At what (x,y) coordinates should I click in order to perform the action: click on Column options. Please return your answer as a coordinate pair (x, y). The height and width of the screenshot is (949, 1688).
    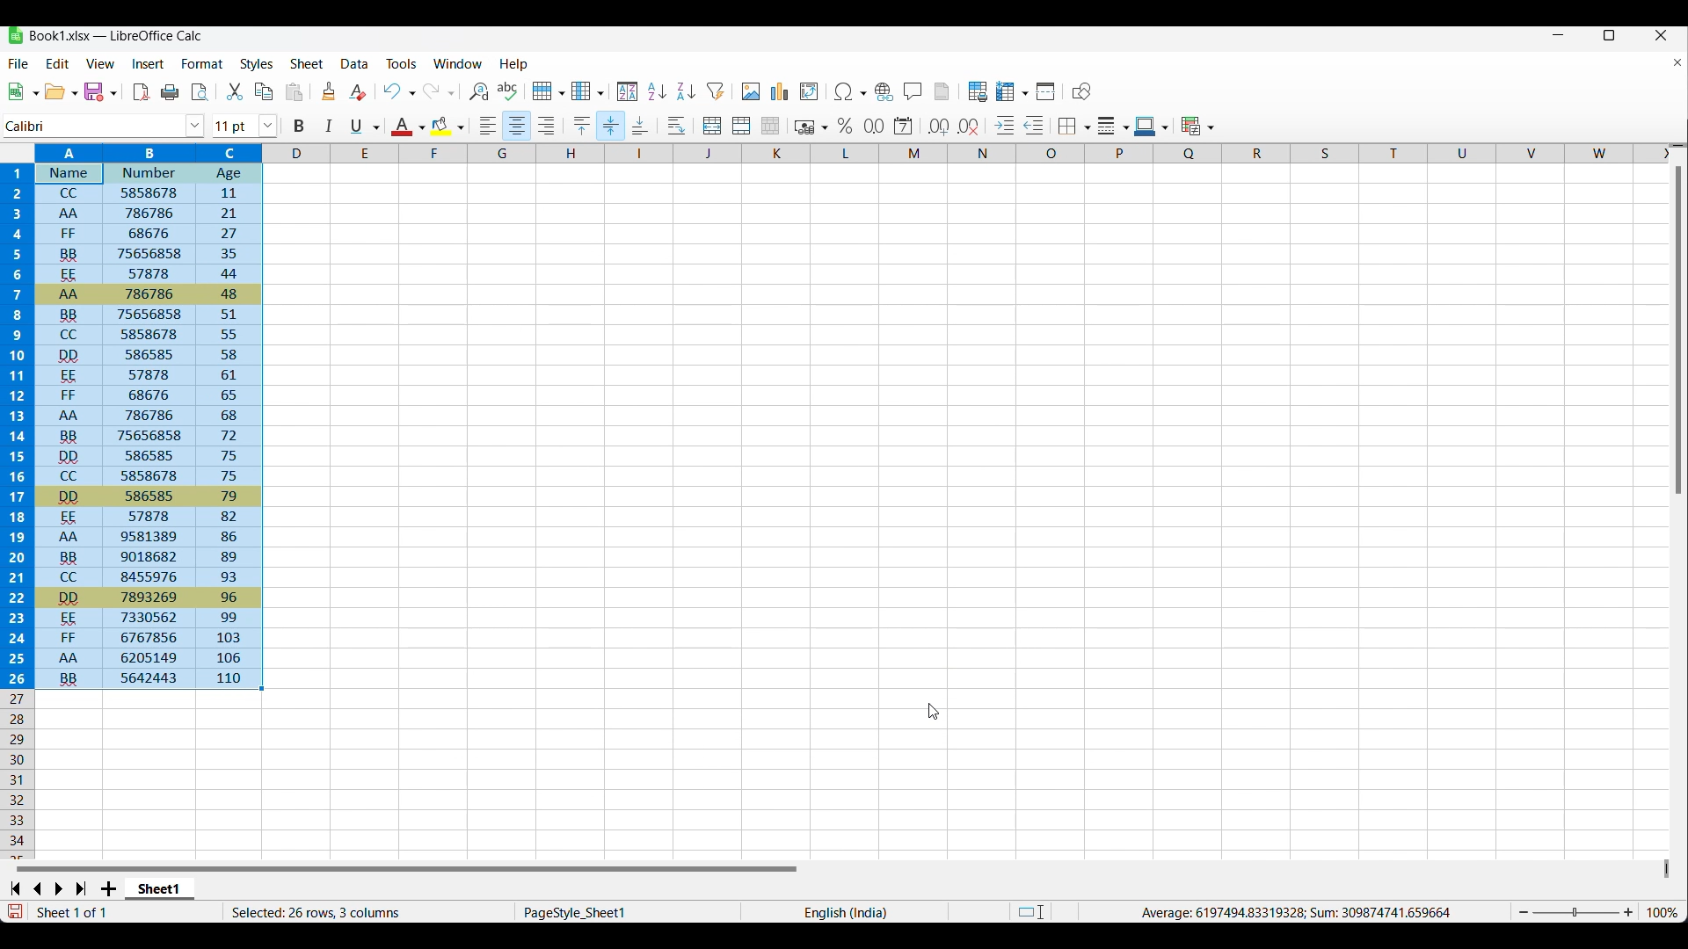
    Looking at the image, I should click on (588, 91).